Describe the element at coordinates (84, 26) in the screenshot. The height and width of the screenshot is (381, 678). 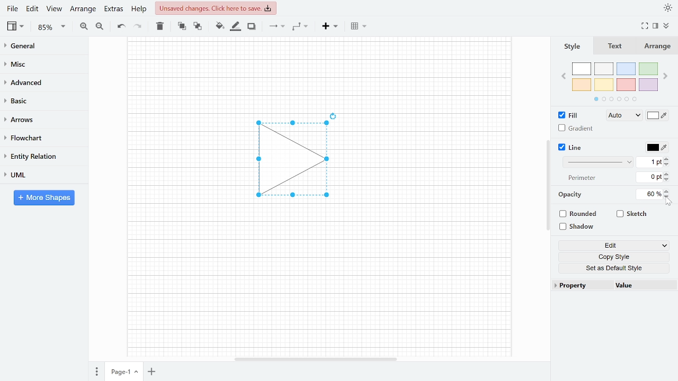
I see `Zoom in` at that location.